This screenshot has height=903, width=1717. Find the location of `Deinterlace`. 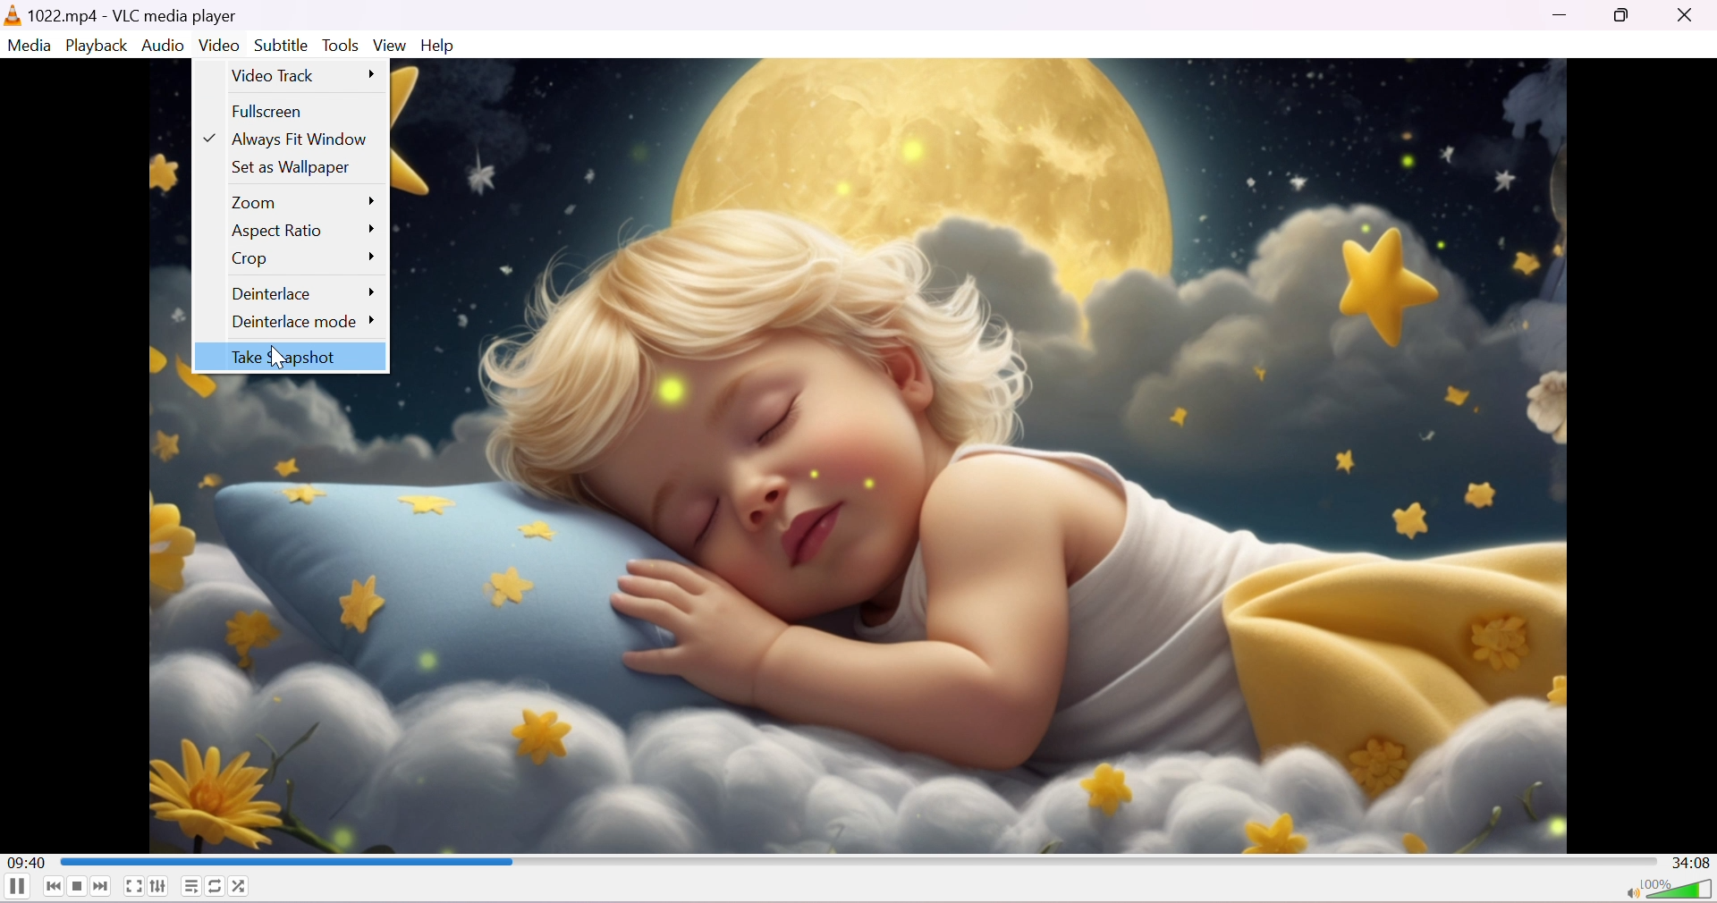

Deinterlace is located at coordinates (300, 293).